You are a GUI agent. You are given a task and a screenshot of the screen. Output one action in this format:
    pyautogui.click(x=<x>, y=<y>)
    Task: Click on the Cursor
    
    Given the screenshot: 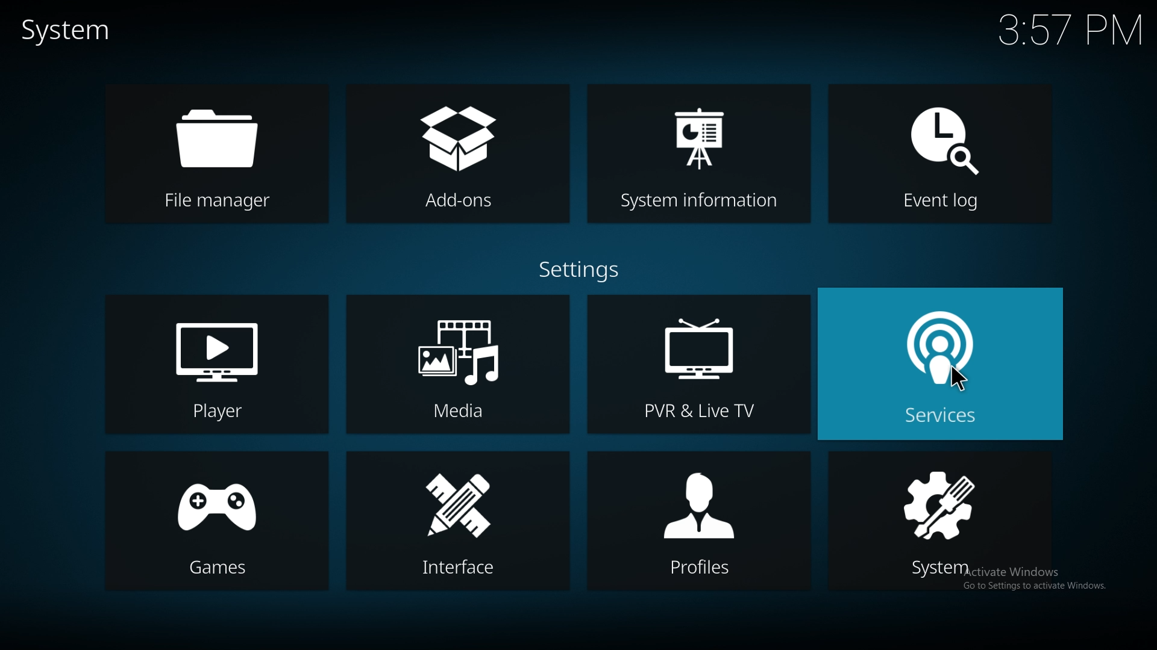 What is the action you would take?
    pyautogui.click(x=960, y=380)
    